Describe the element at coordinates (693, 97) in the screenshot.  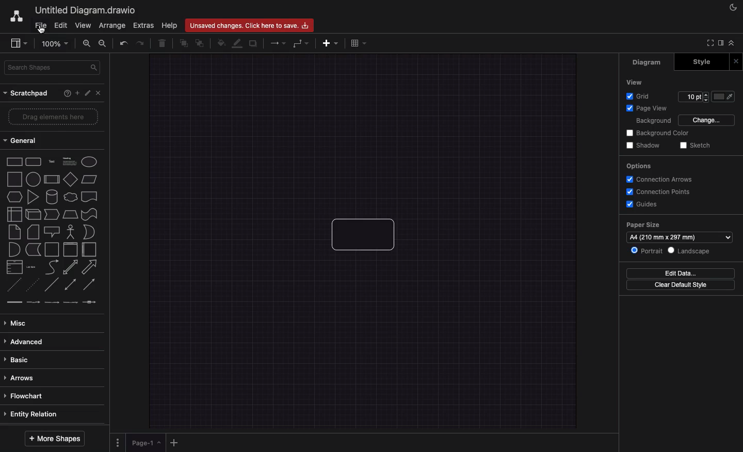
I see `Size 10pt` at that location.